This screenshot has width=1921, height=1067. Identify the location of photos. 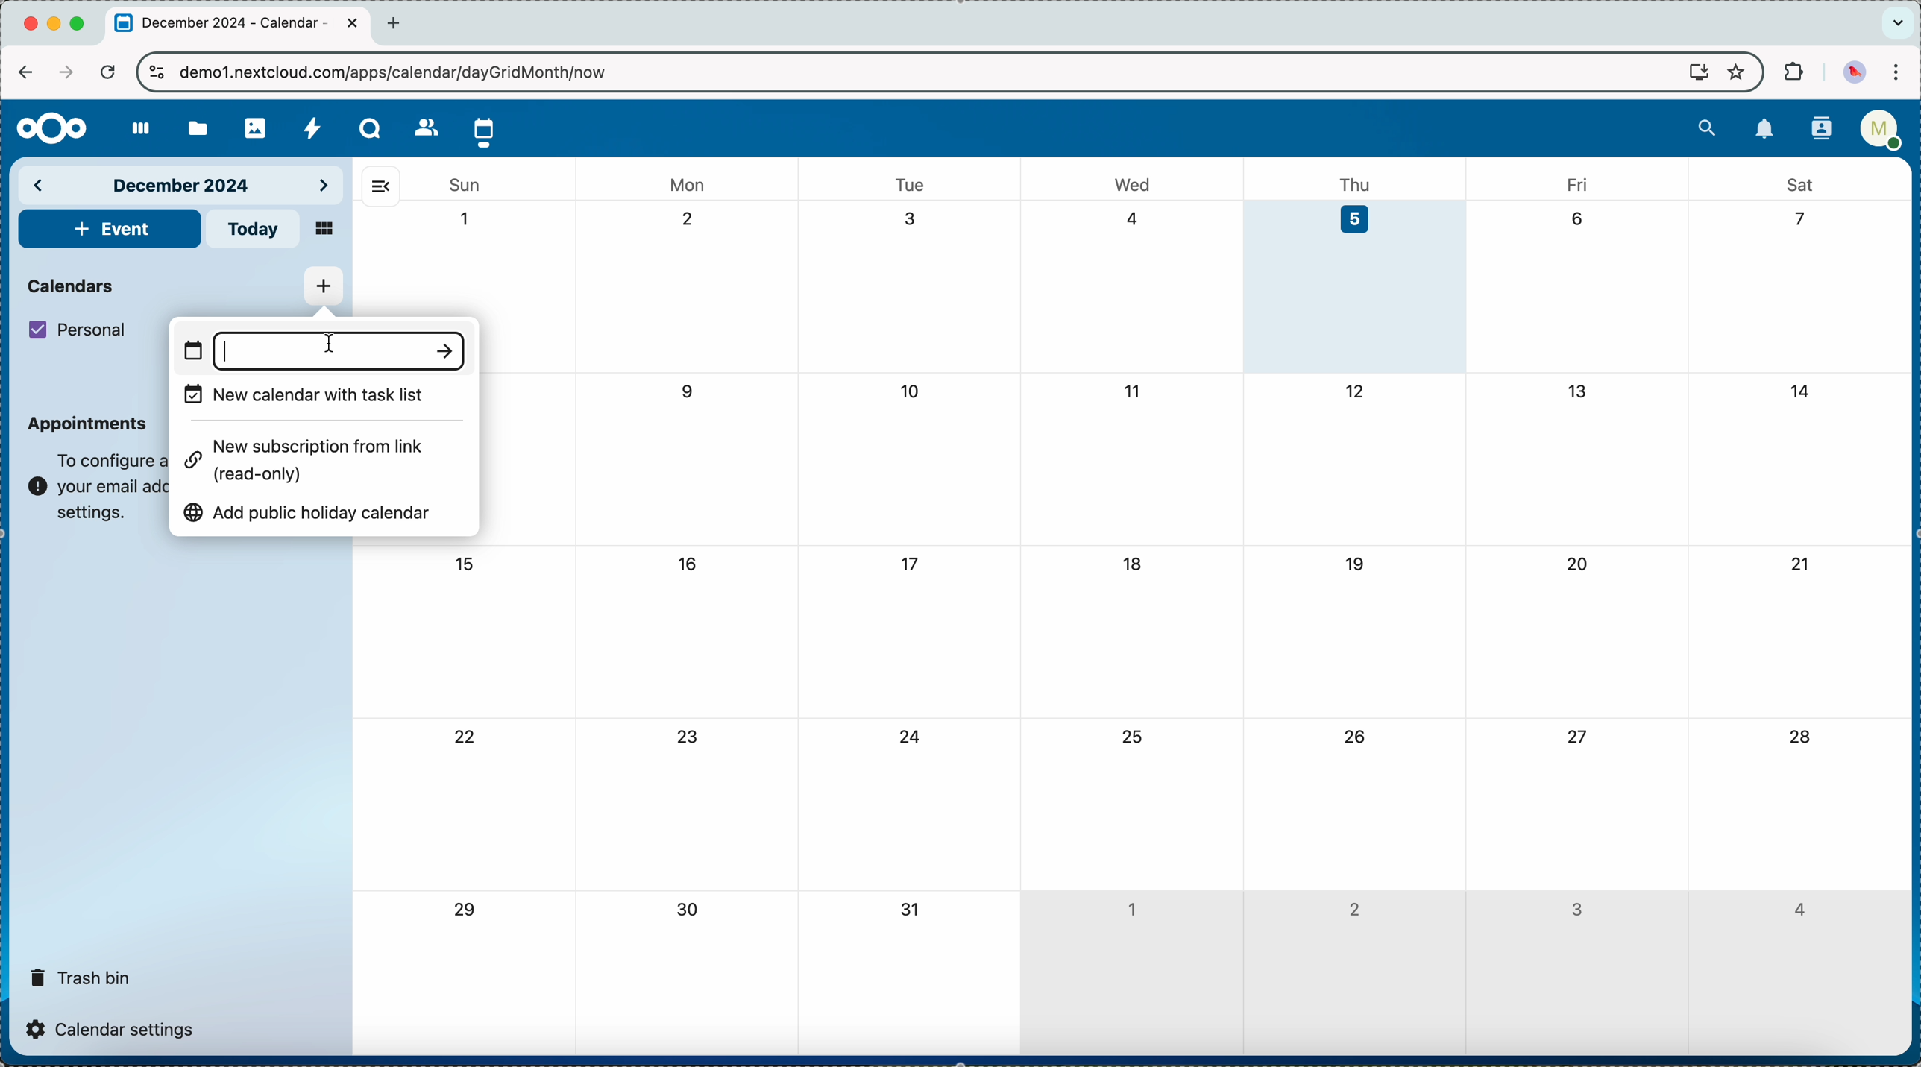
(254, 124).